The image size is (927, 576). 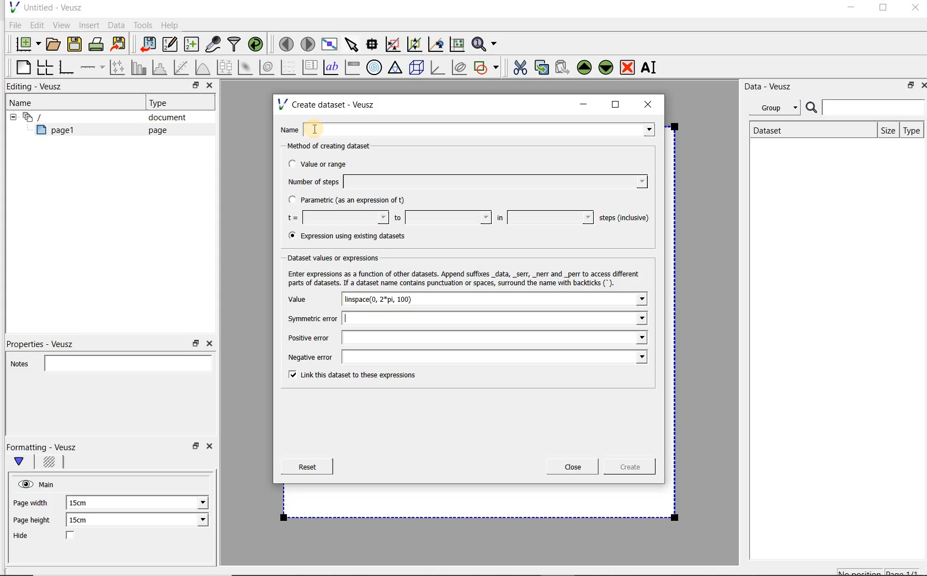 I want to click on Cursor, so click(x=328, y=127).